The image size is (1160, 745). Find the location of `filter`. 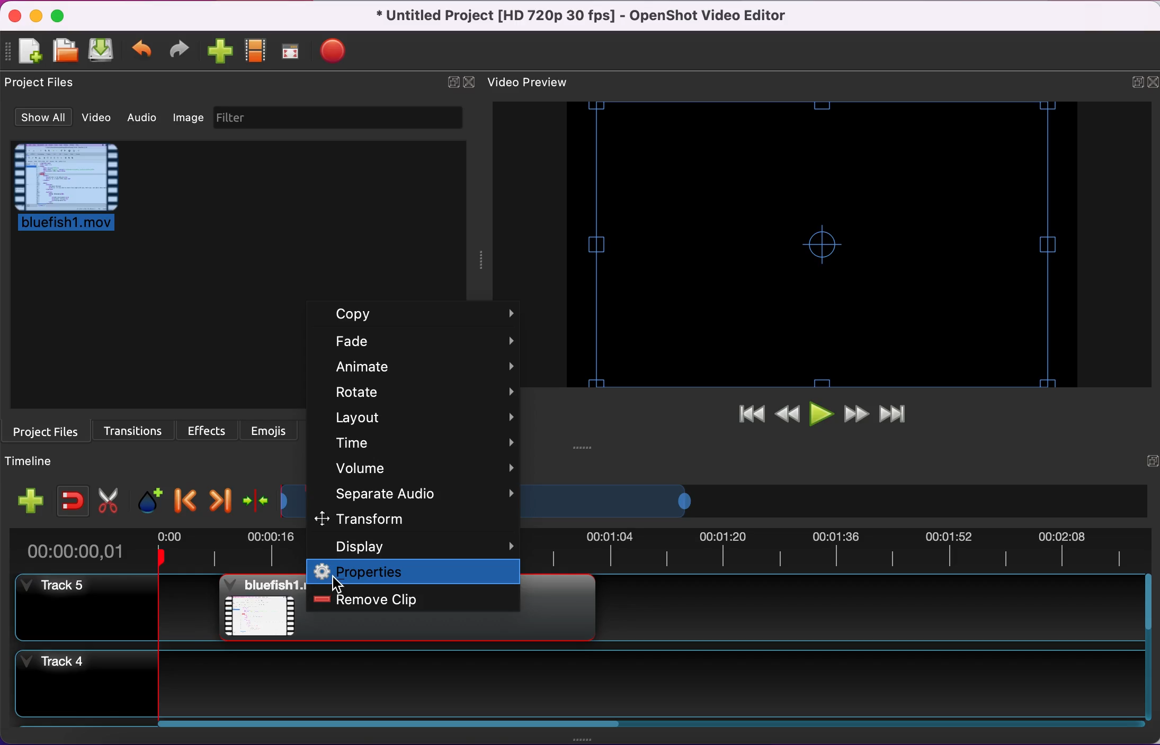

filter is located at coordinates (347, 117).